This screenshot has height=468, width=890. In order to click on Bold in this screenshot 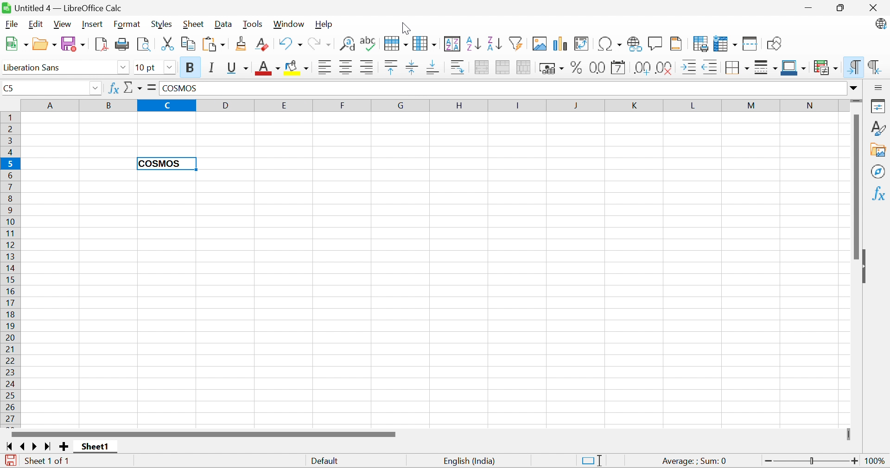, I will do `click(191, 67)`.